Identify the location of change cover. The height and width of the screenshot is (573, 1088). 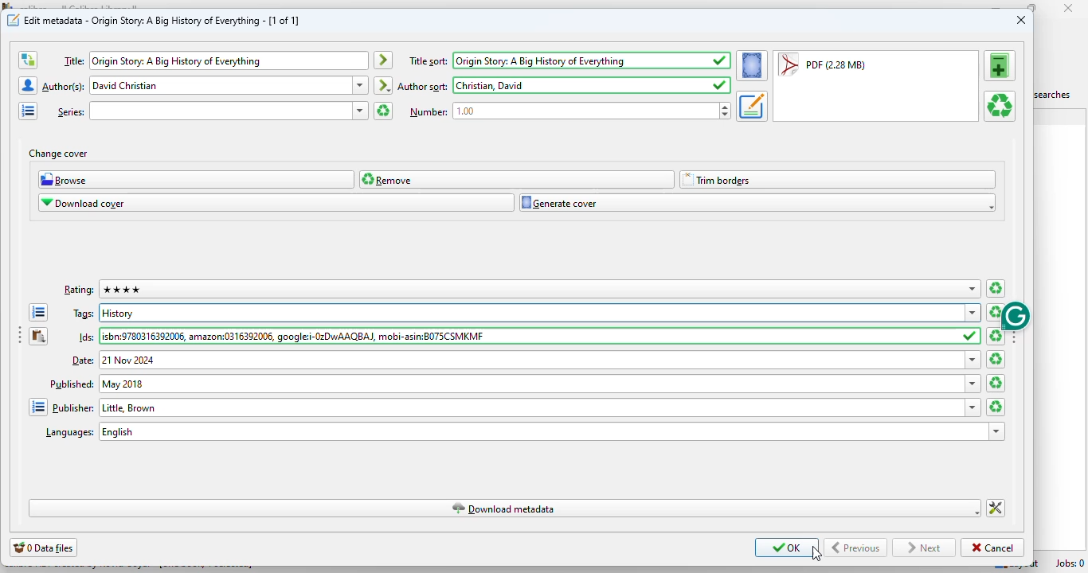
(58, 154).